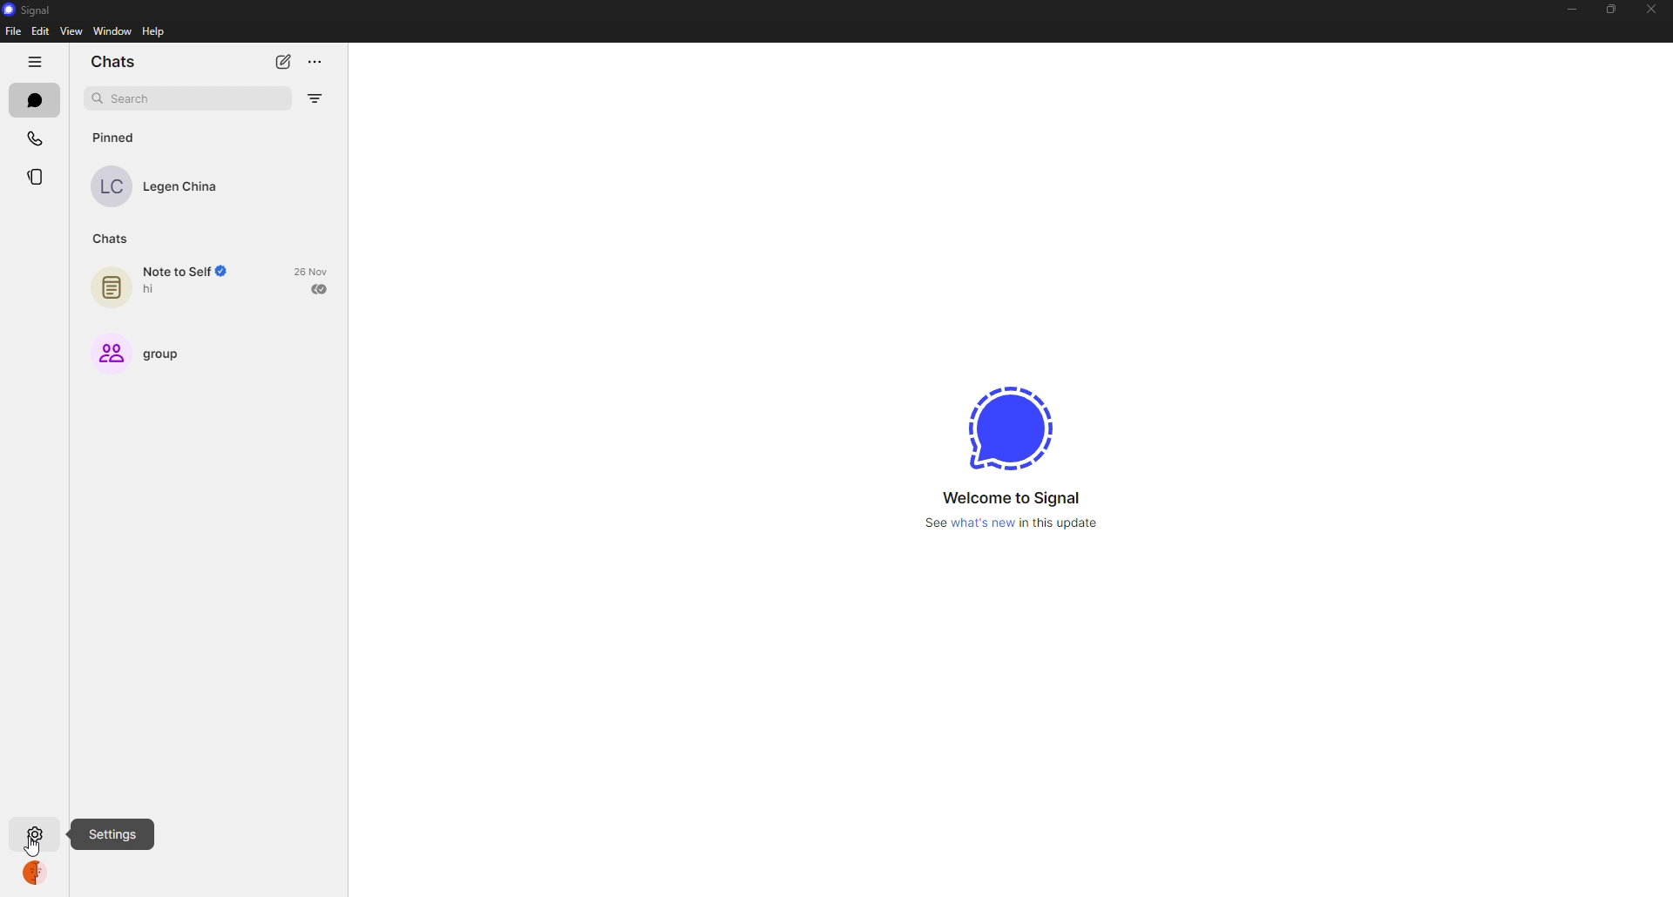 The image size is (1673, 897). I want to click on view, so click(71, 32).